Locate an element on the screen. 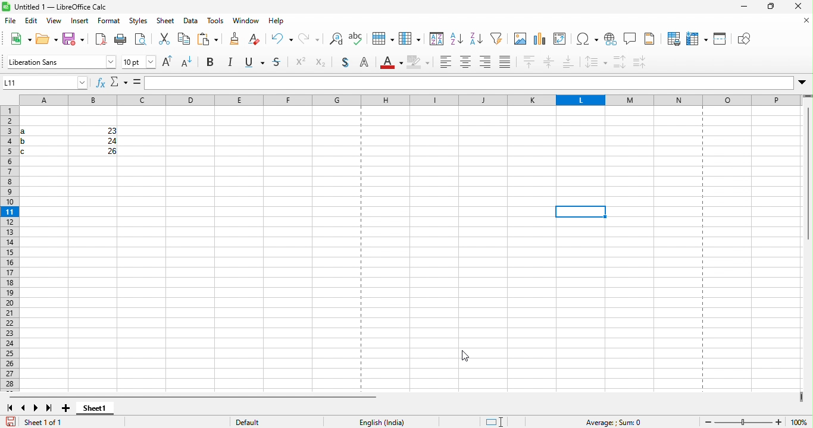  column headings is located at coordinates (411, 101).